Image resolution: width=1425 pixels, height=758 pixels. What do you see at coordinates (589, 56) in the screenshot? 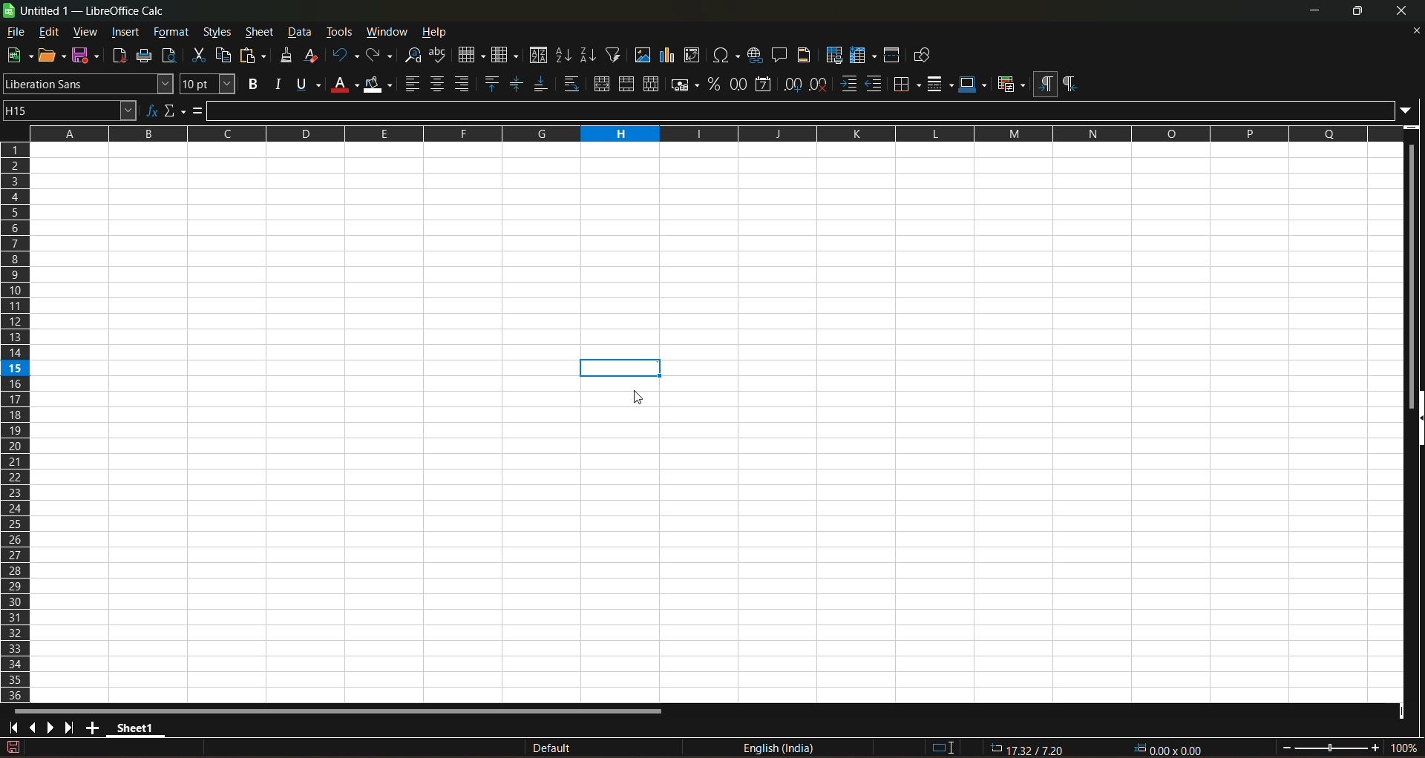
I see `sort descending` at bounding box center [589, 56].